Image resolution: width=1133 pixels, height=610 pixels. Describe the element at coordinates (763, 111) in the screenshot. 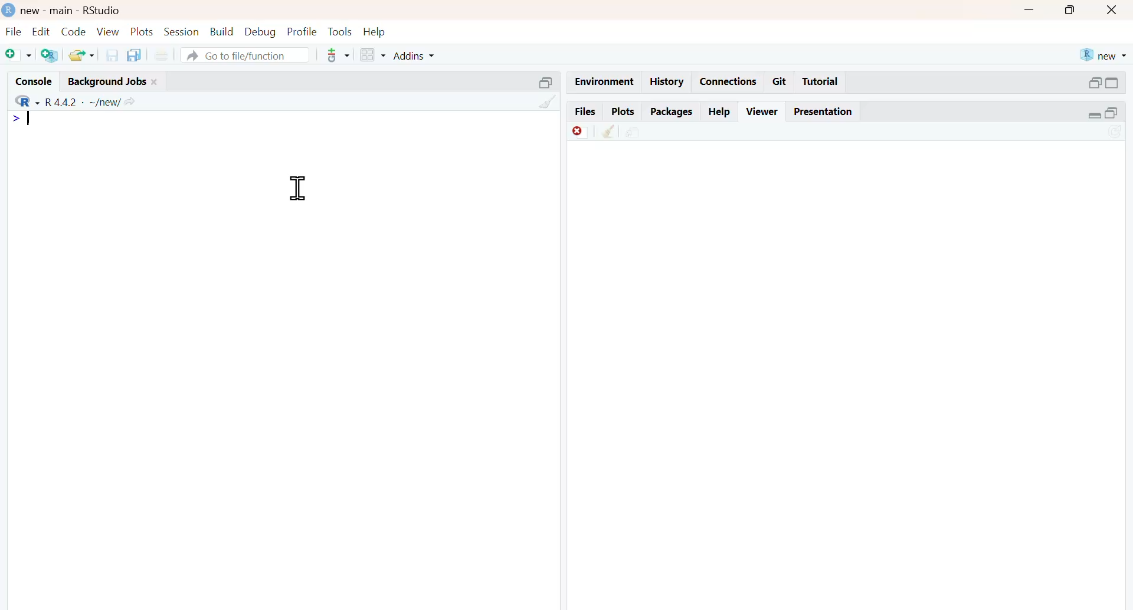

I see `viewer` at that location.